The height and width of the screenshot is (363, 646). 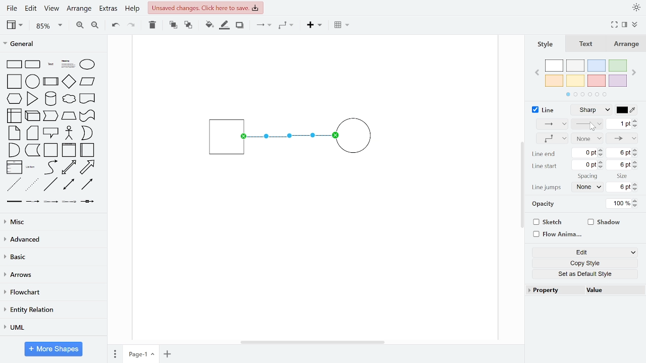 I want to click on table, so click(x=343, y=26).